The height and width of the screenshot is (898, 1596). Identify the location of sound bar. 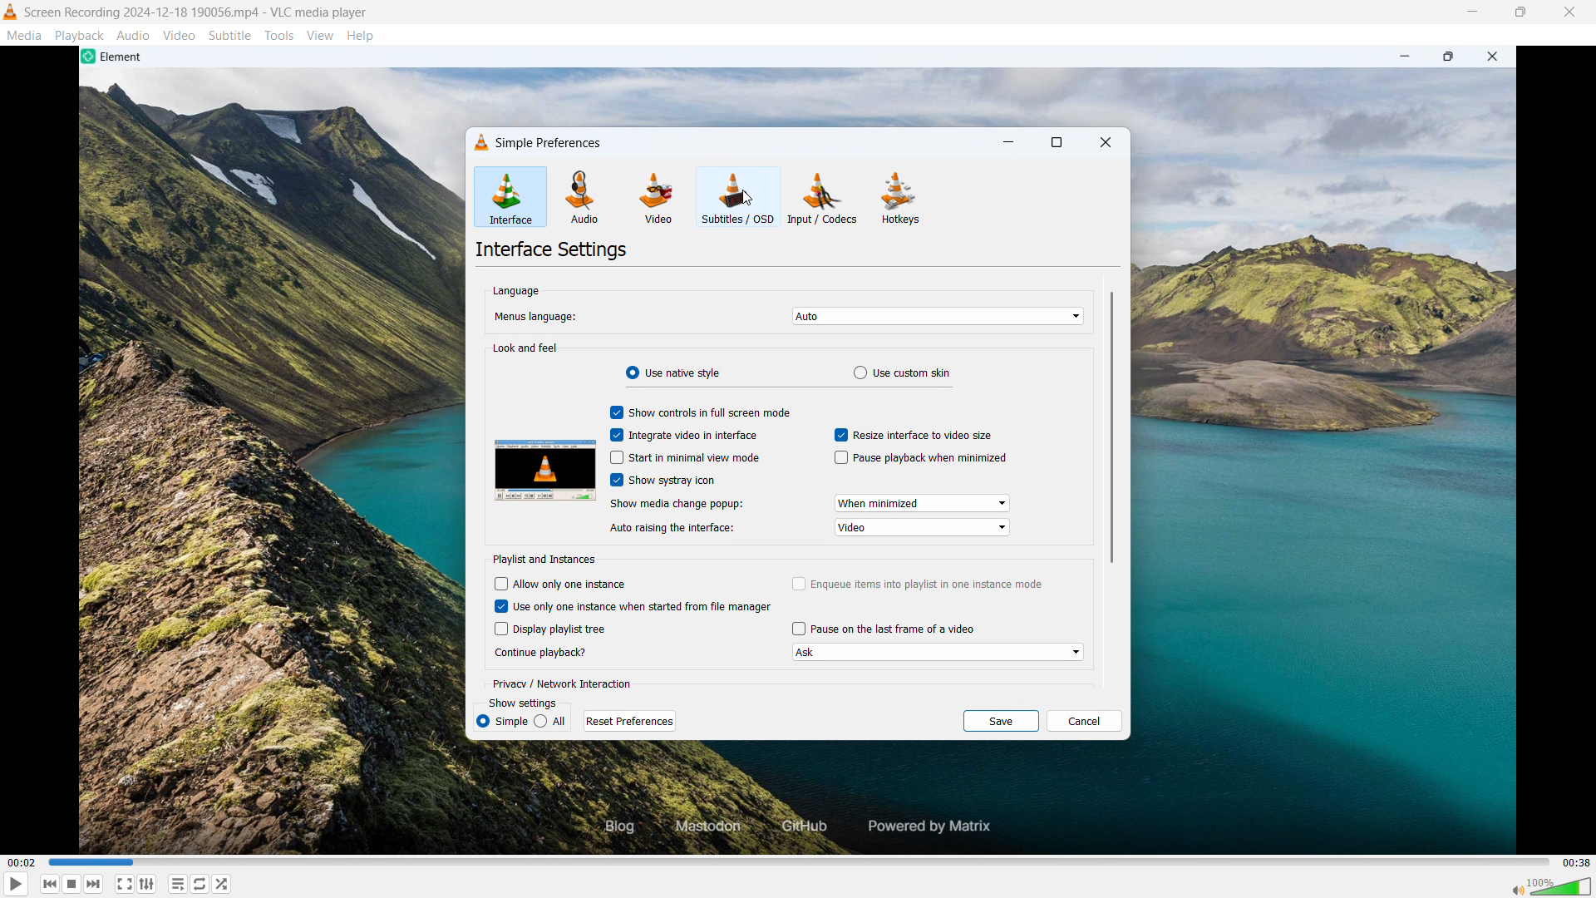
(1550, 886).